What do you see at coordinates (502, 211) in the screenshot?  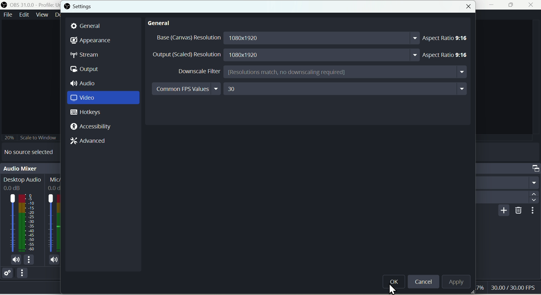 I see `Add` at bounding box center [502, 211].